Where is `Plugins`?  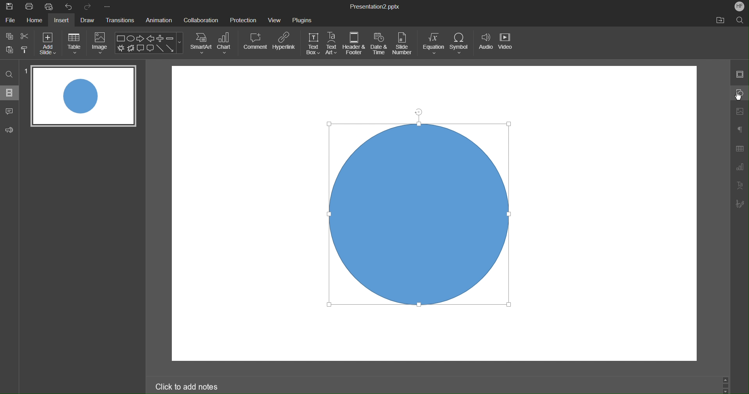 Plugins is located at coordinates (302, 19).